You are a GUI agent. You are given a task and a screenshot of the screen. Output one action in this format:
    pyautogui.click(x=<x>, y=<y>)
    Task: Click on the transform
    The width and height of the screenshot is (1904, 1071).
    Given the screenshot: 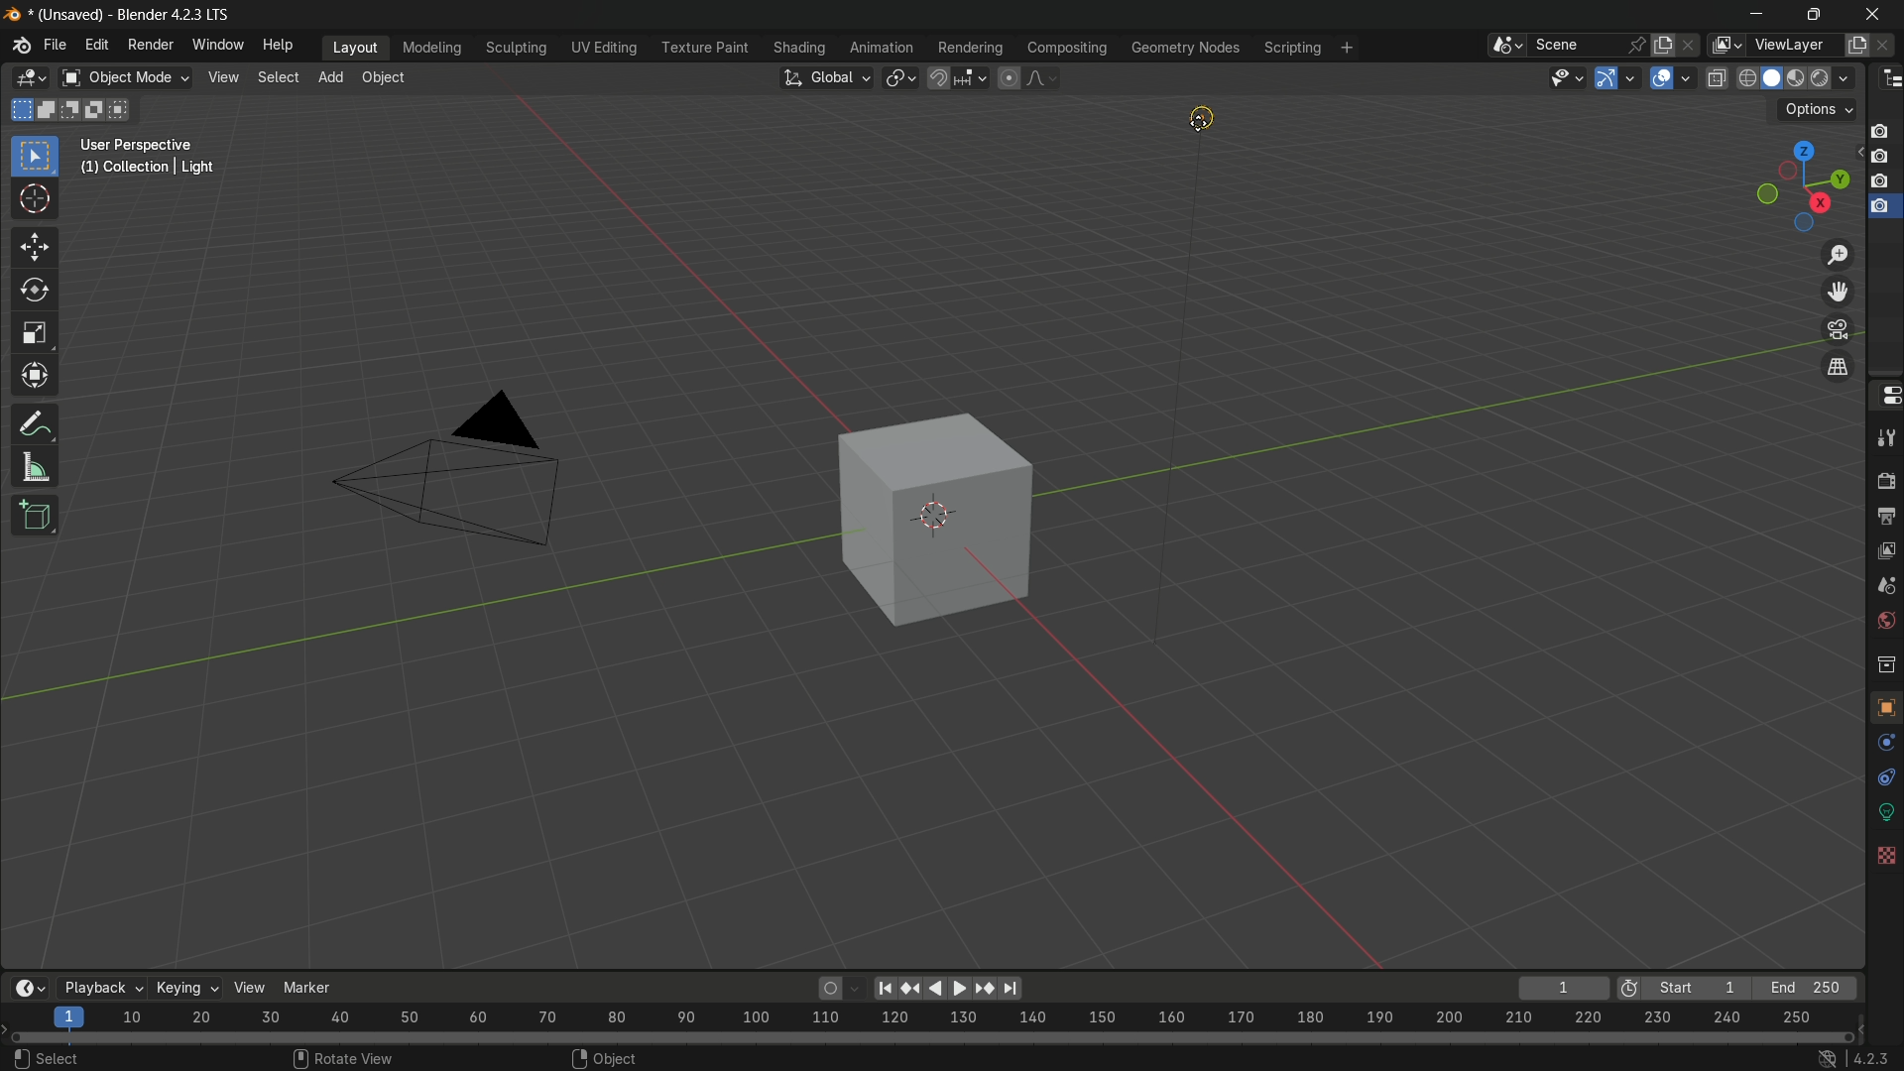 What is the action you would take?
    pyautogui.click(x=37, y=378)
    